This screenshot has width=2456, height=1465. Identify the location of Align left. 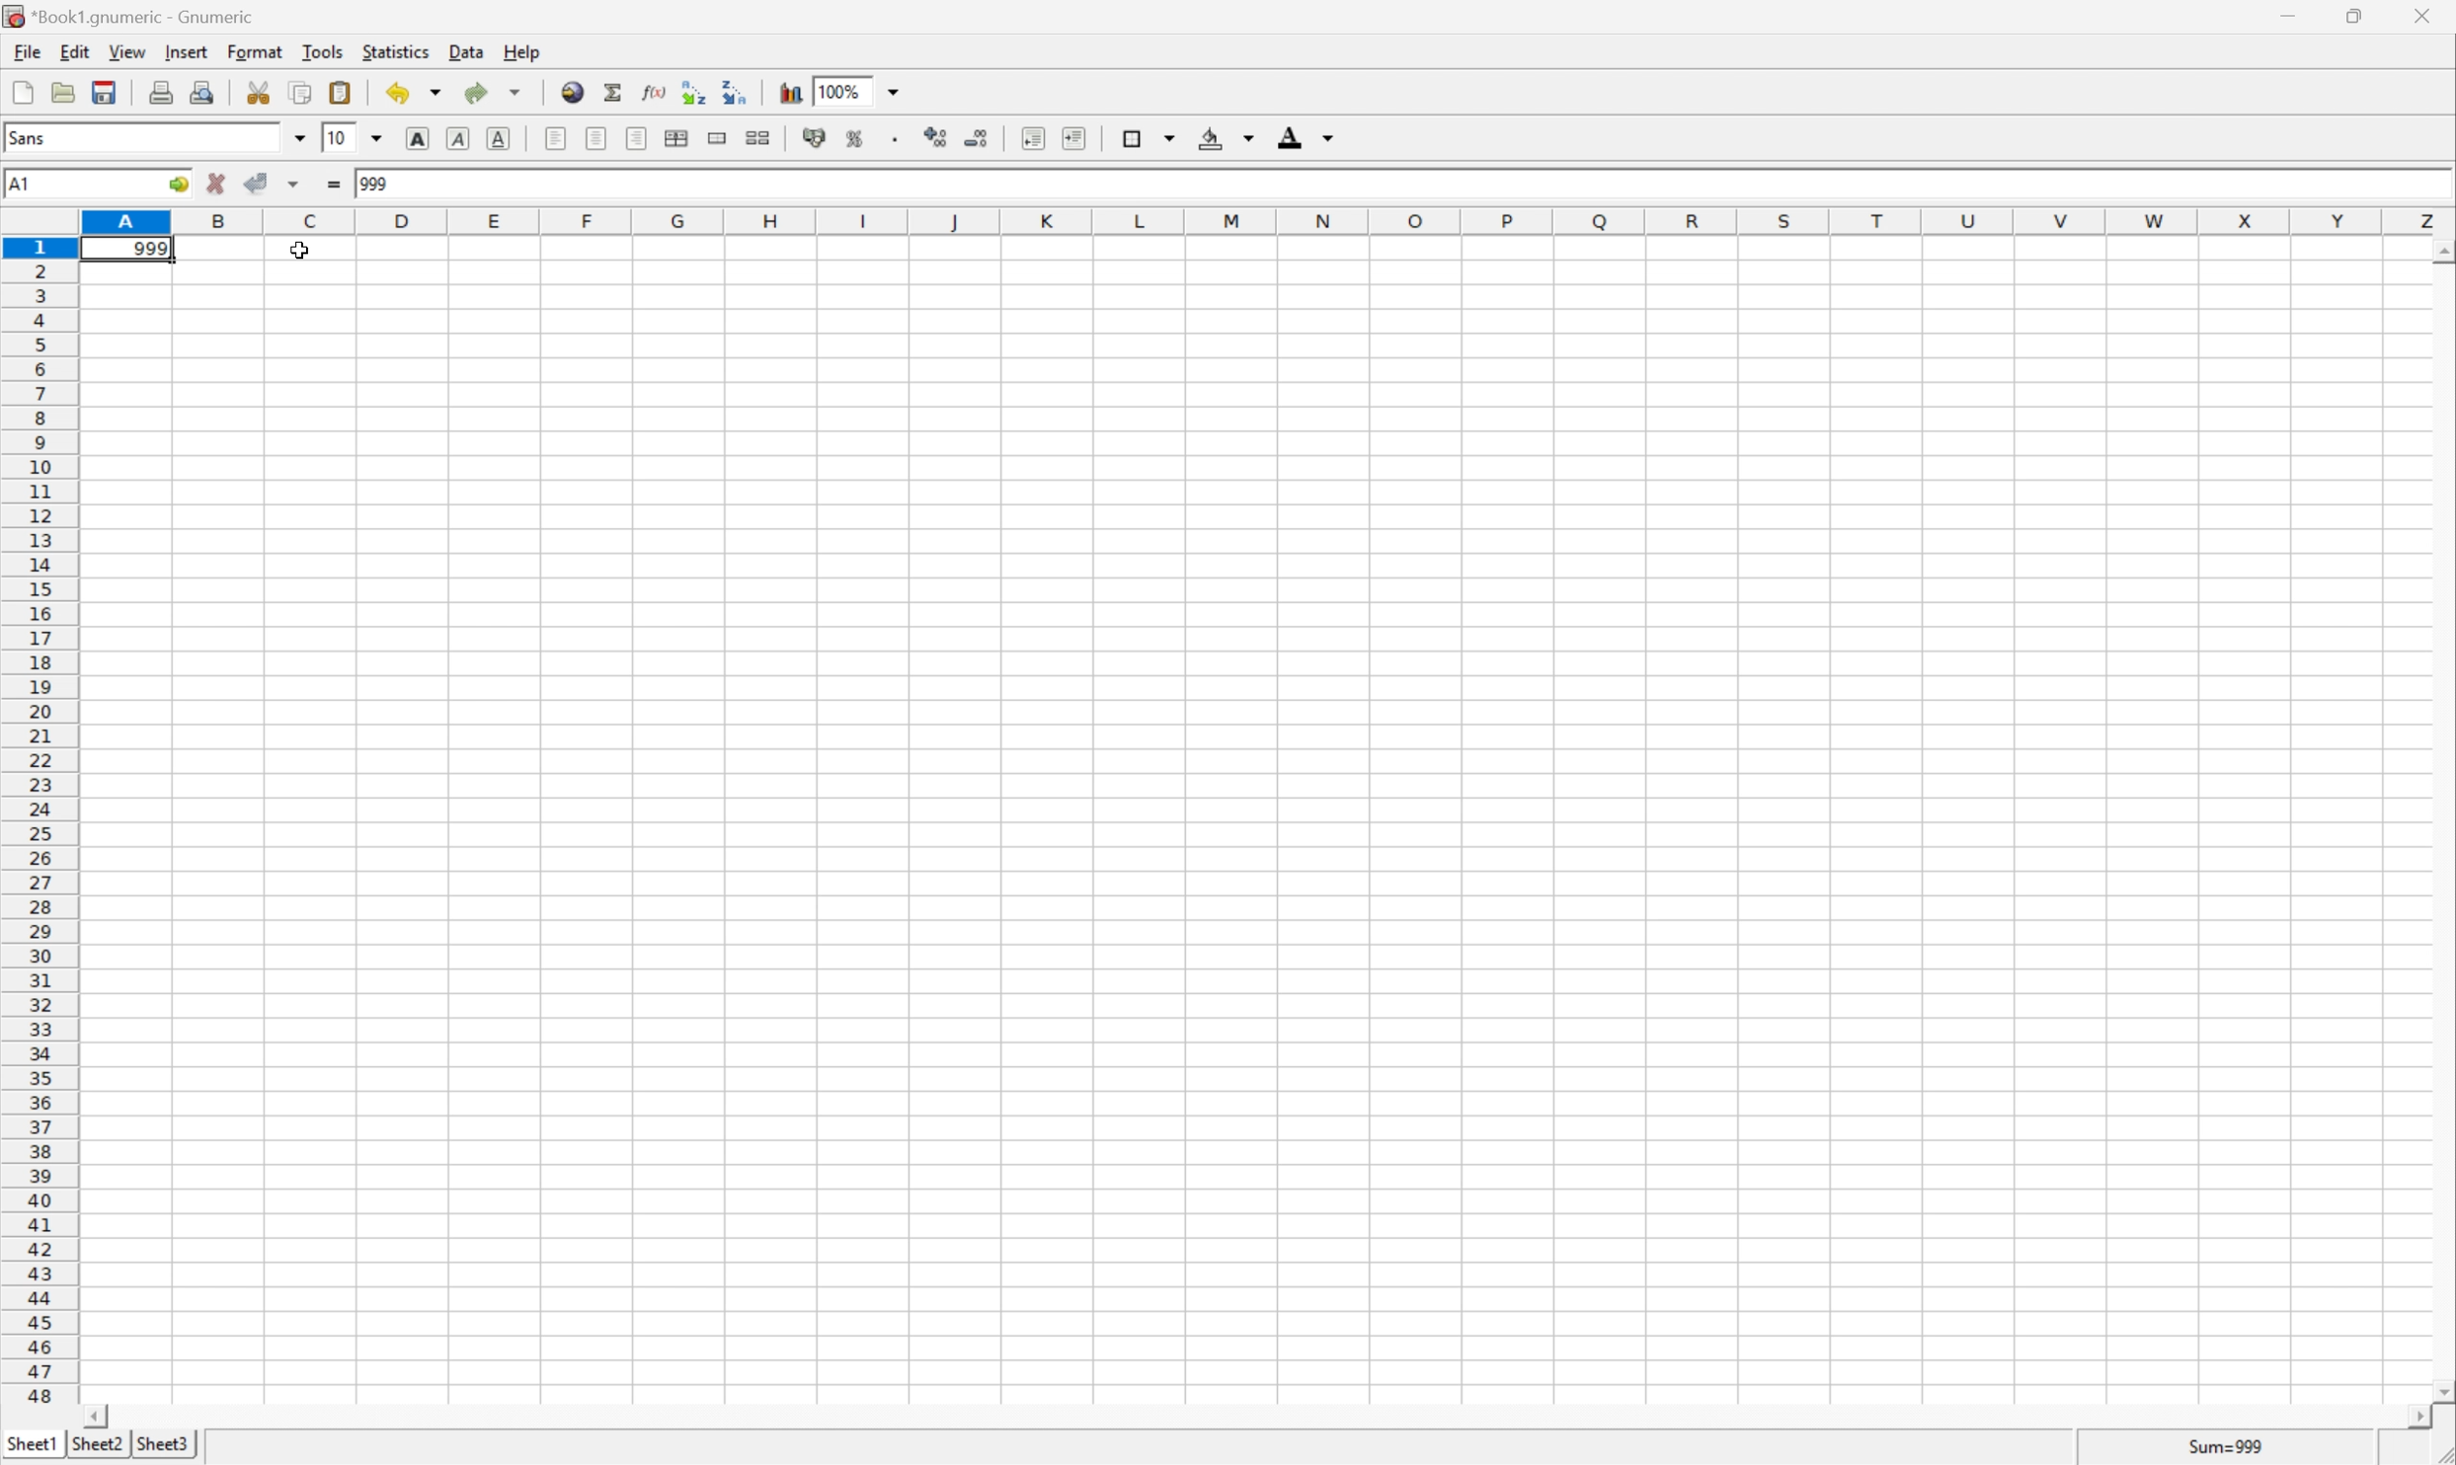
(554, 139).